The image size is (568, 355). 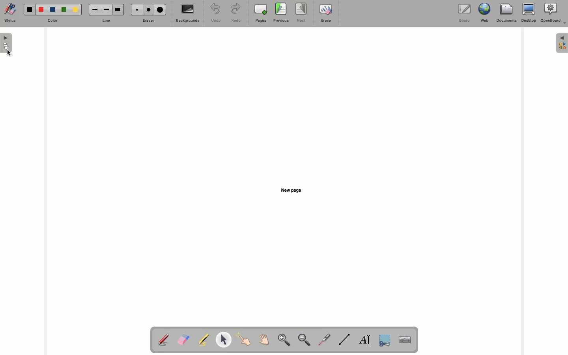 What do you see at coordinates (118, 10) in the screenshot?
I see `Large line` at bounding box center [118, 10].